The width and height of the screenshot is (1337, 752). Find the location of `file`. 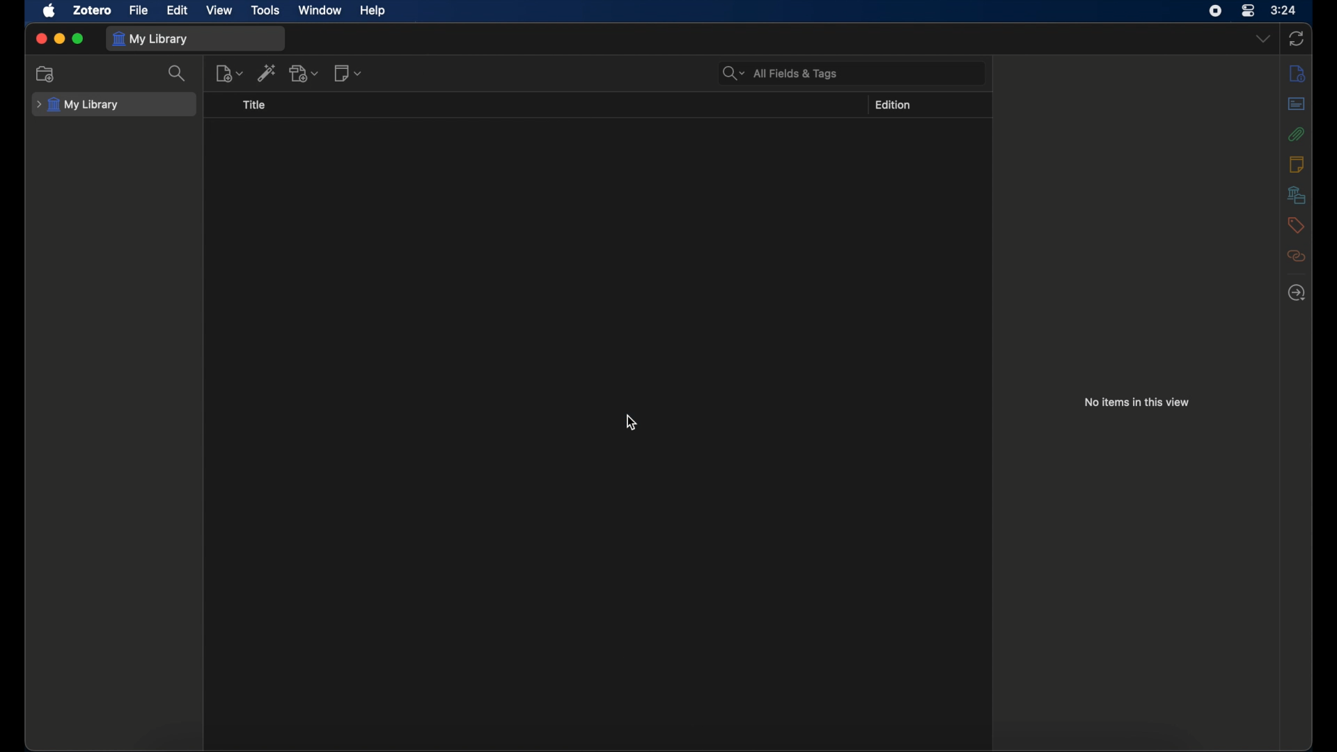

file is located at coordinates (139, 11).